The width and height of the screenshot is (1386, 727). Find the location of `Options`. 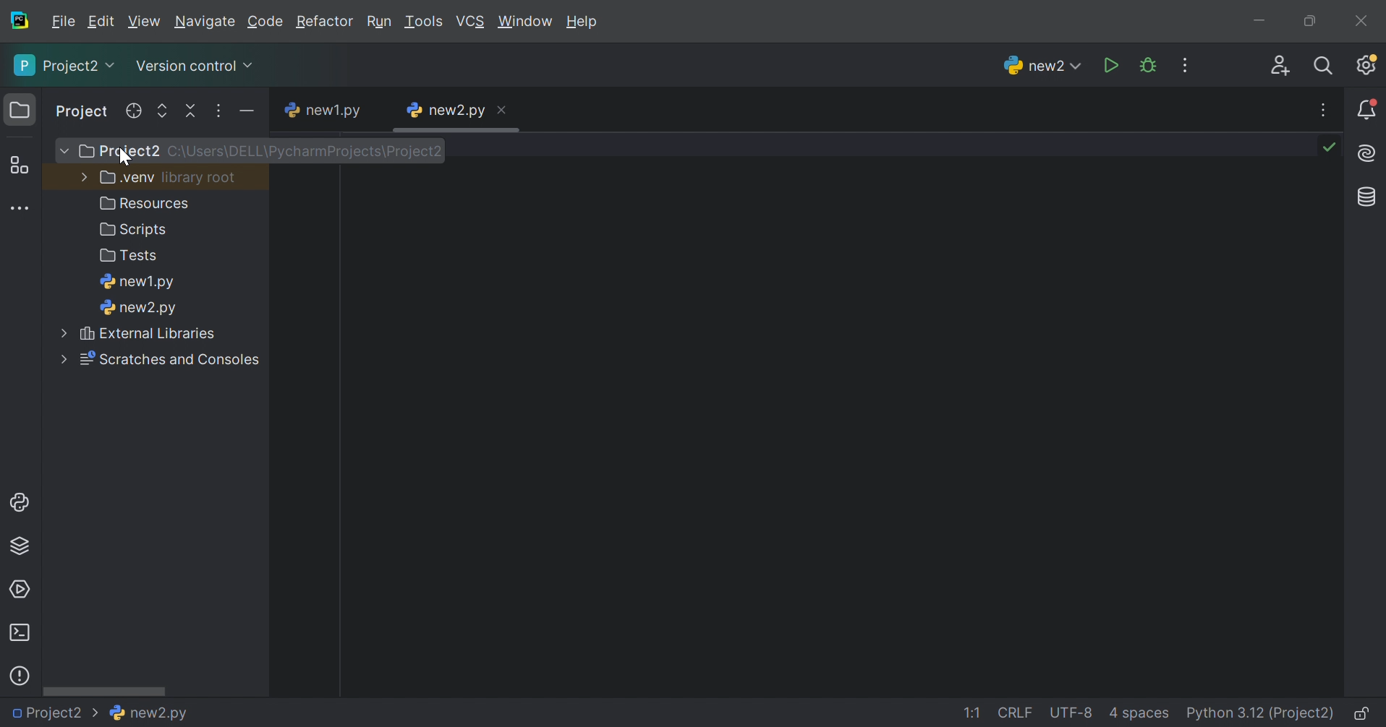

Options is located at coordinates (219, 111).